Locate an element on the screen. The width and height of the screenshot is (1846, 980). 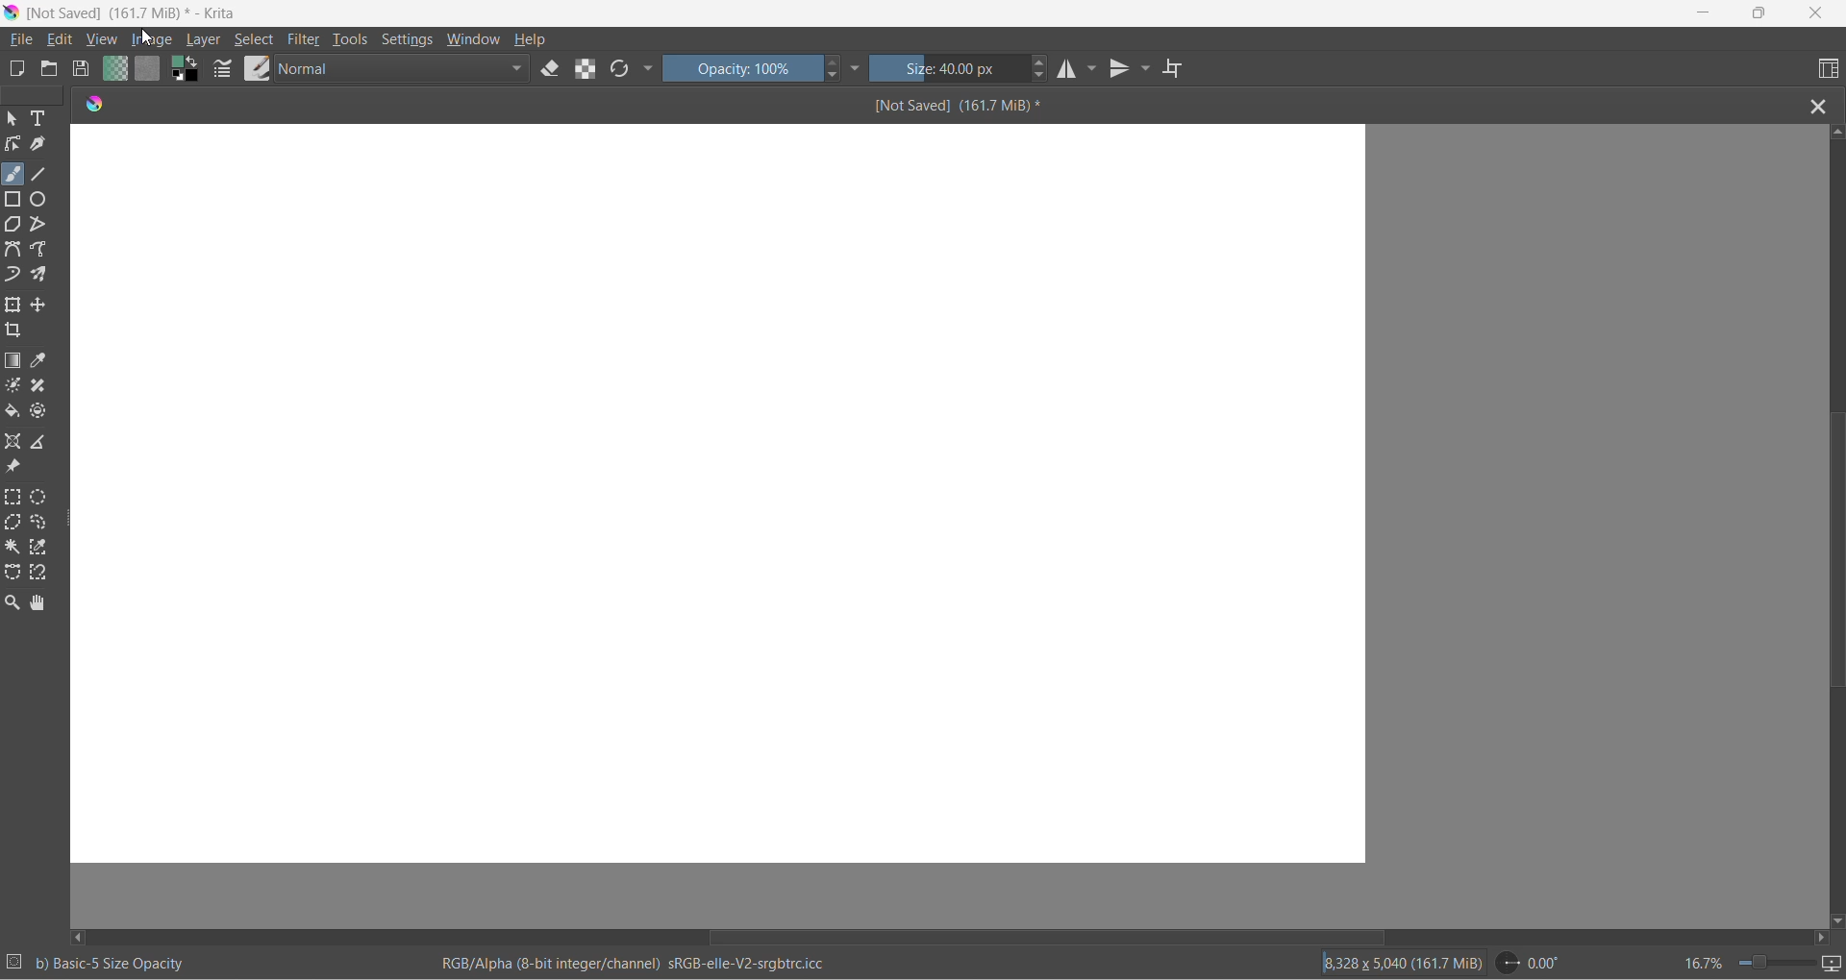
choose workspace is located at coordinates (1825, 70).